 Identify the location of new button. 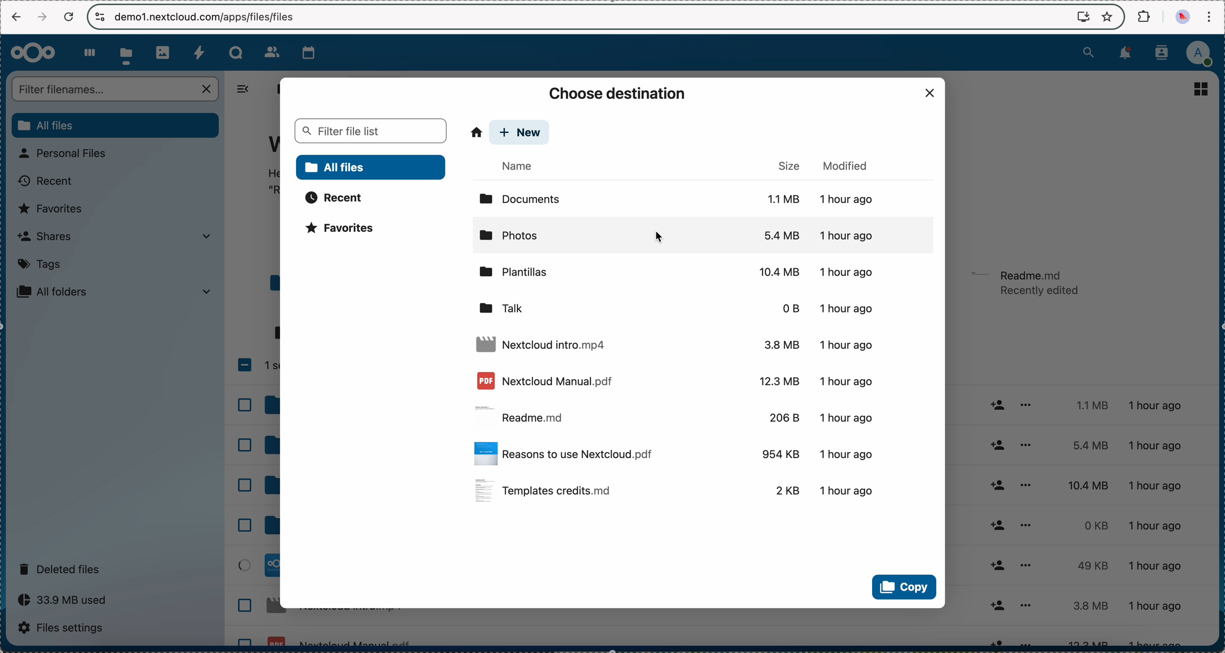
(521, 132).